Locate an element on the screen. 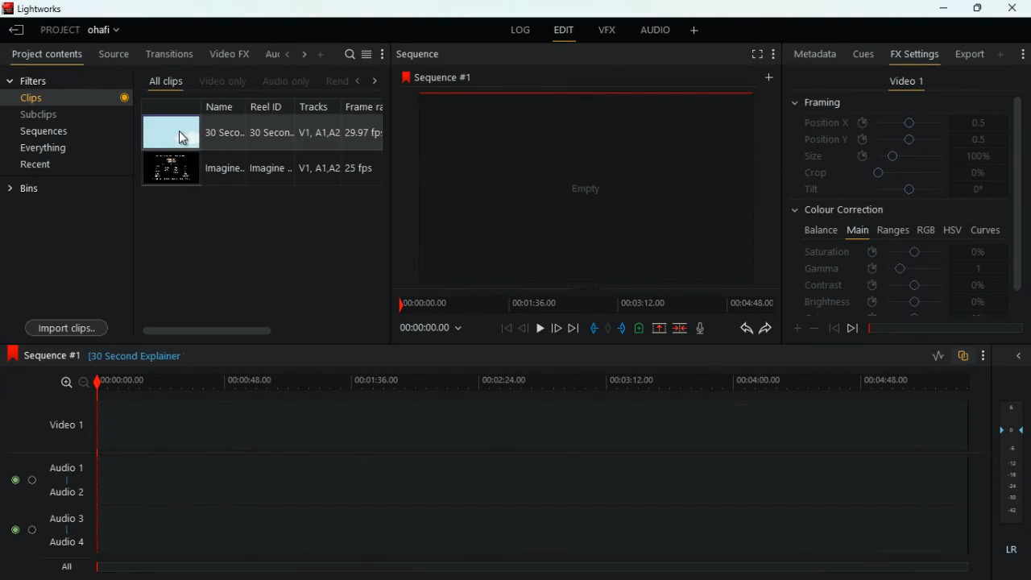 The image size is (1031, 580). subclips is located at coordinates (43, 114).